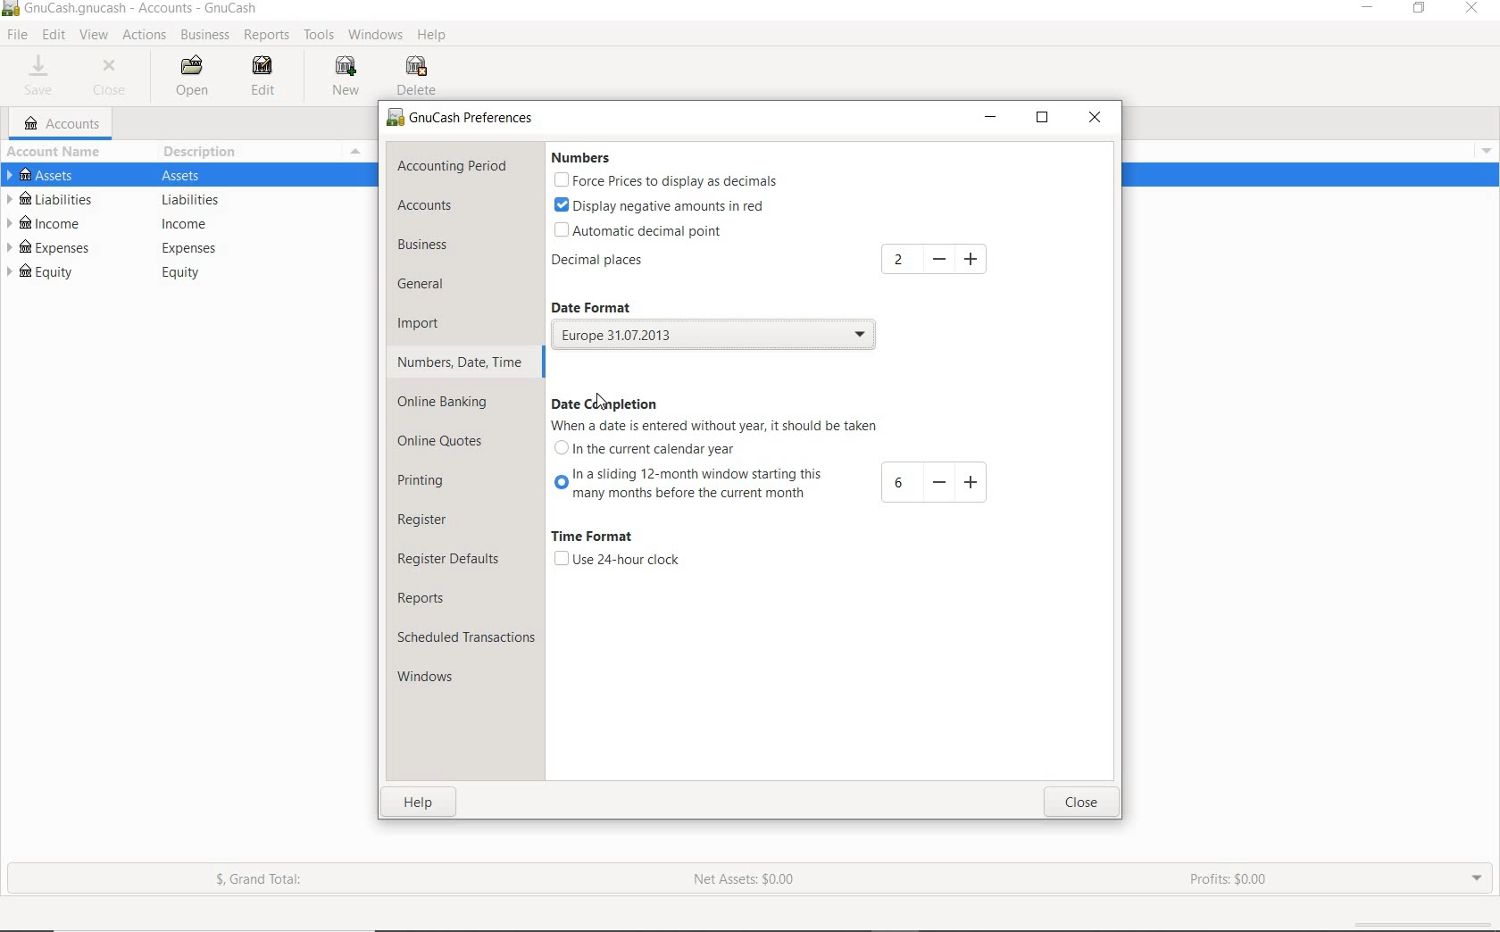  Describe the element at coordinates (349, 76) in the screenshot. I see `NEW` at that location.